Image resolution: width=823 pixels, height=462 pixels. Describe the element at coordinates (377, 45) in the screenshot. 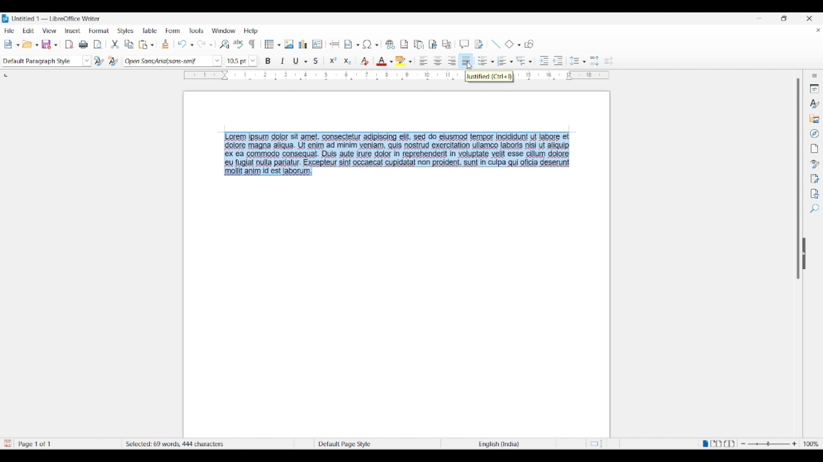

I see `Special character options` at that location.